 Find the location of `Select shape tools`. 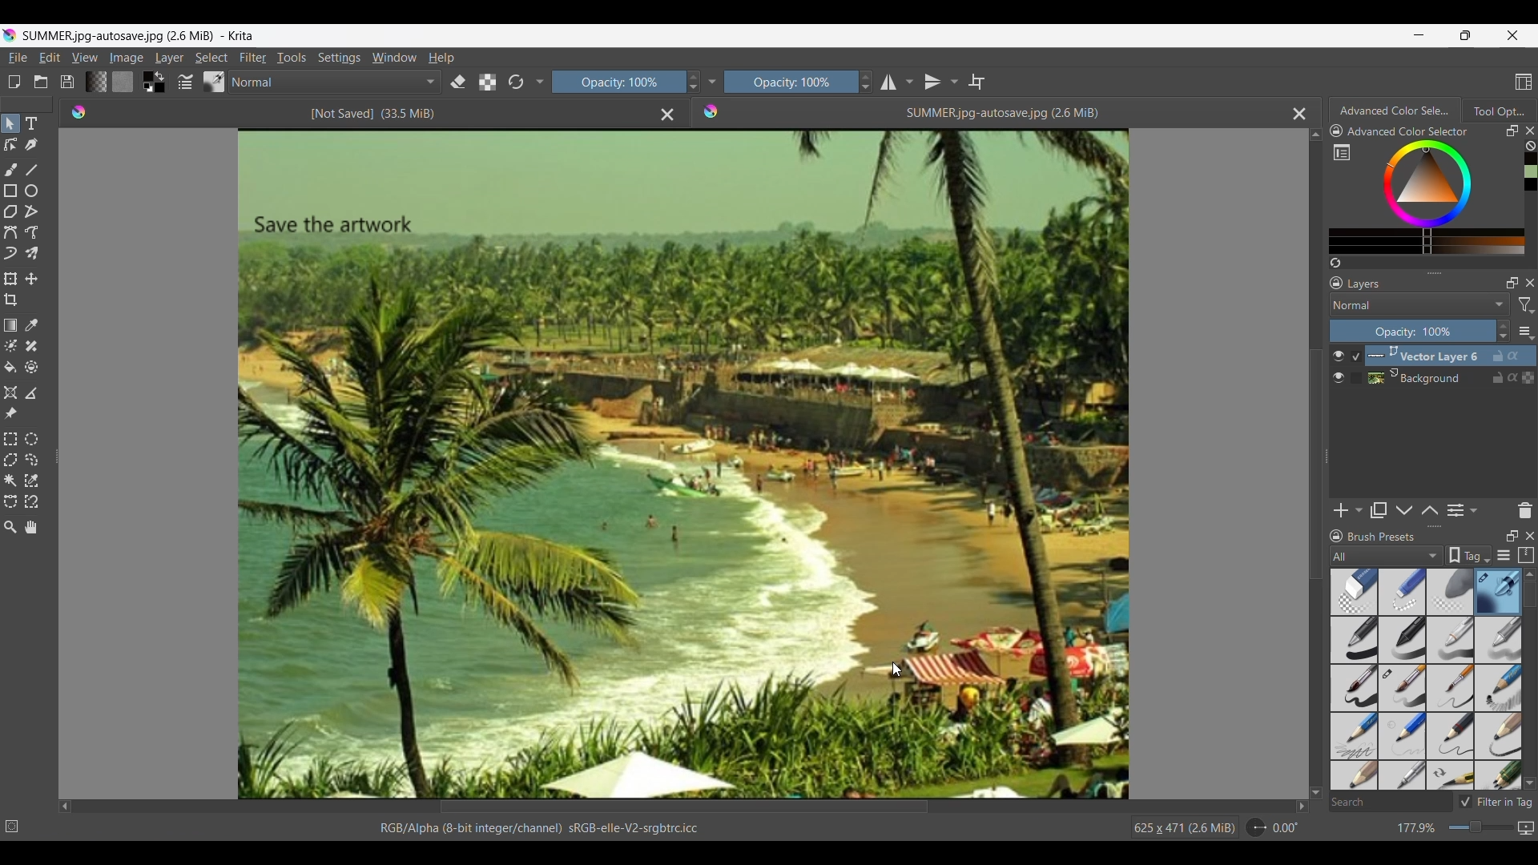

Select shape tools is located at coordinates (11, 123).